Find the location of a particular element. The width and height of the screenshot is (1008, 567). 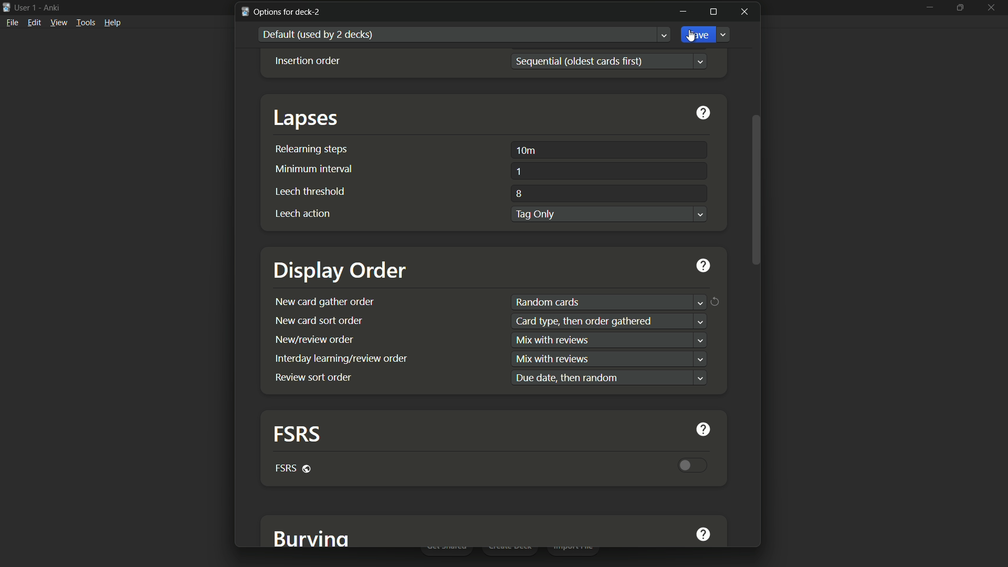

user 1 is located at coordinates (26, 8).